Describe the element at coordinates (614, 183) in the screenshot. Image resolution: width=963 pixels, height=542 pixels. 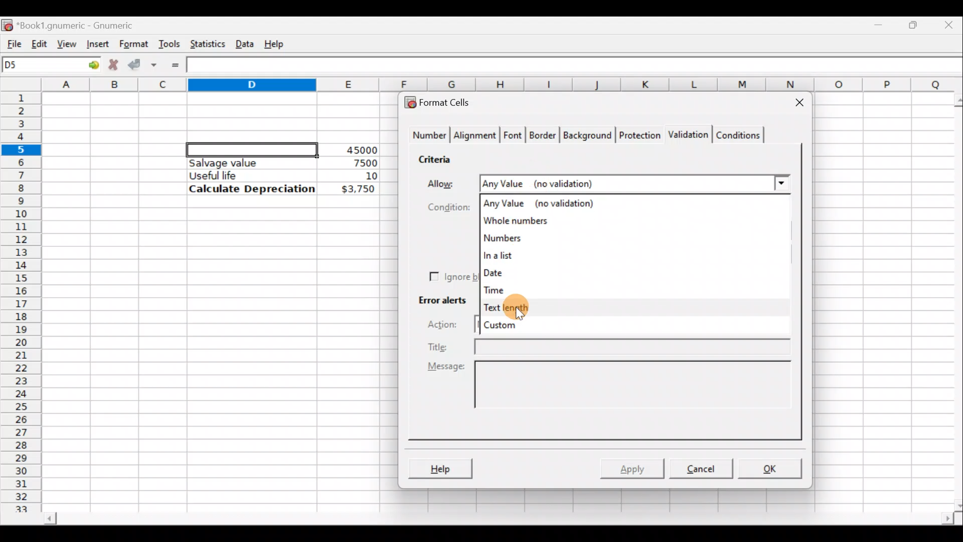
I see `Any value (no validation)` at that location.